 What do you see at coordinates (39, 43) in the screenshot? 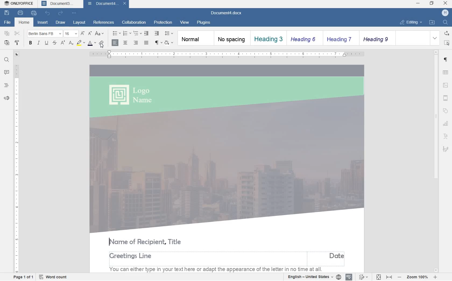
I see `italic` at bounding box center [39, 43].